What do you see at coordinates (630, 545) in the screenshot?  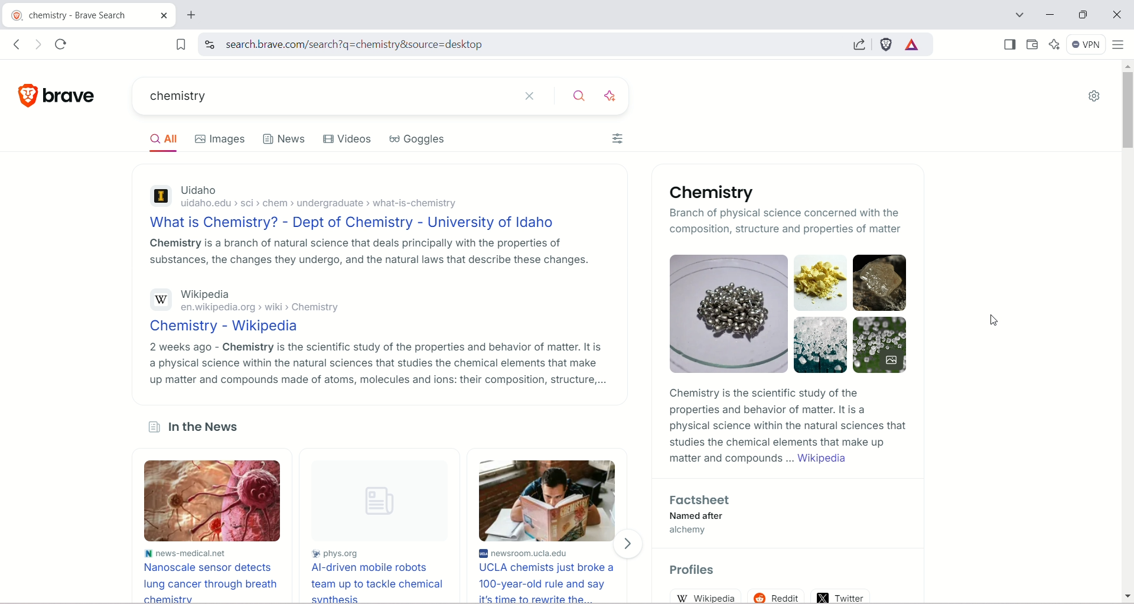 I see `forward` at bounding box center [630, 545].